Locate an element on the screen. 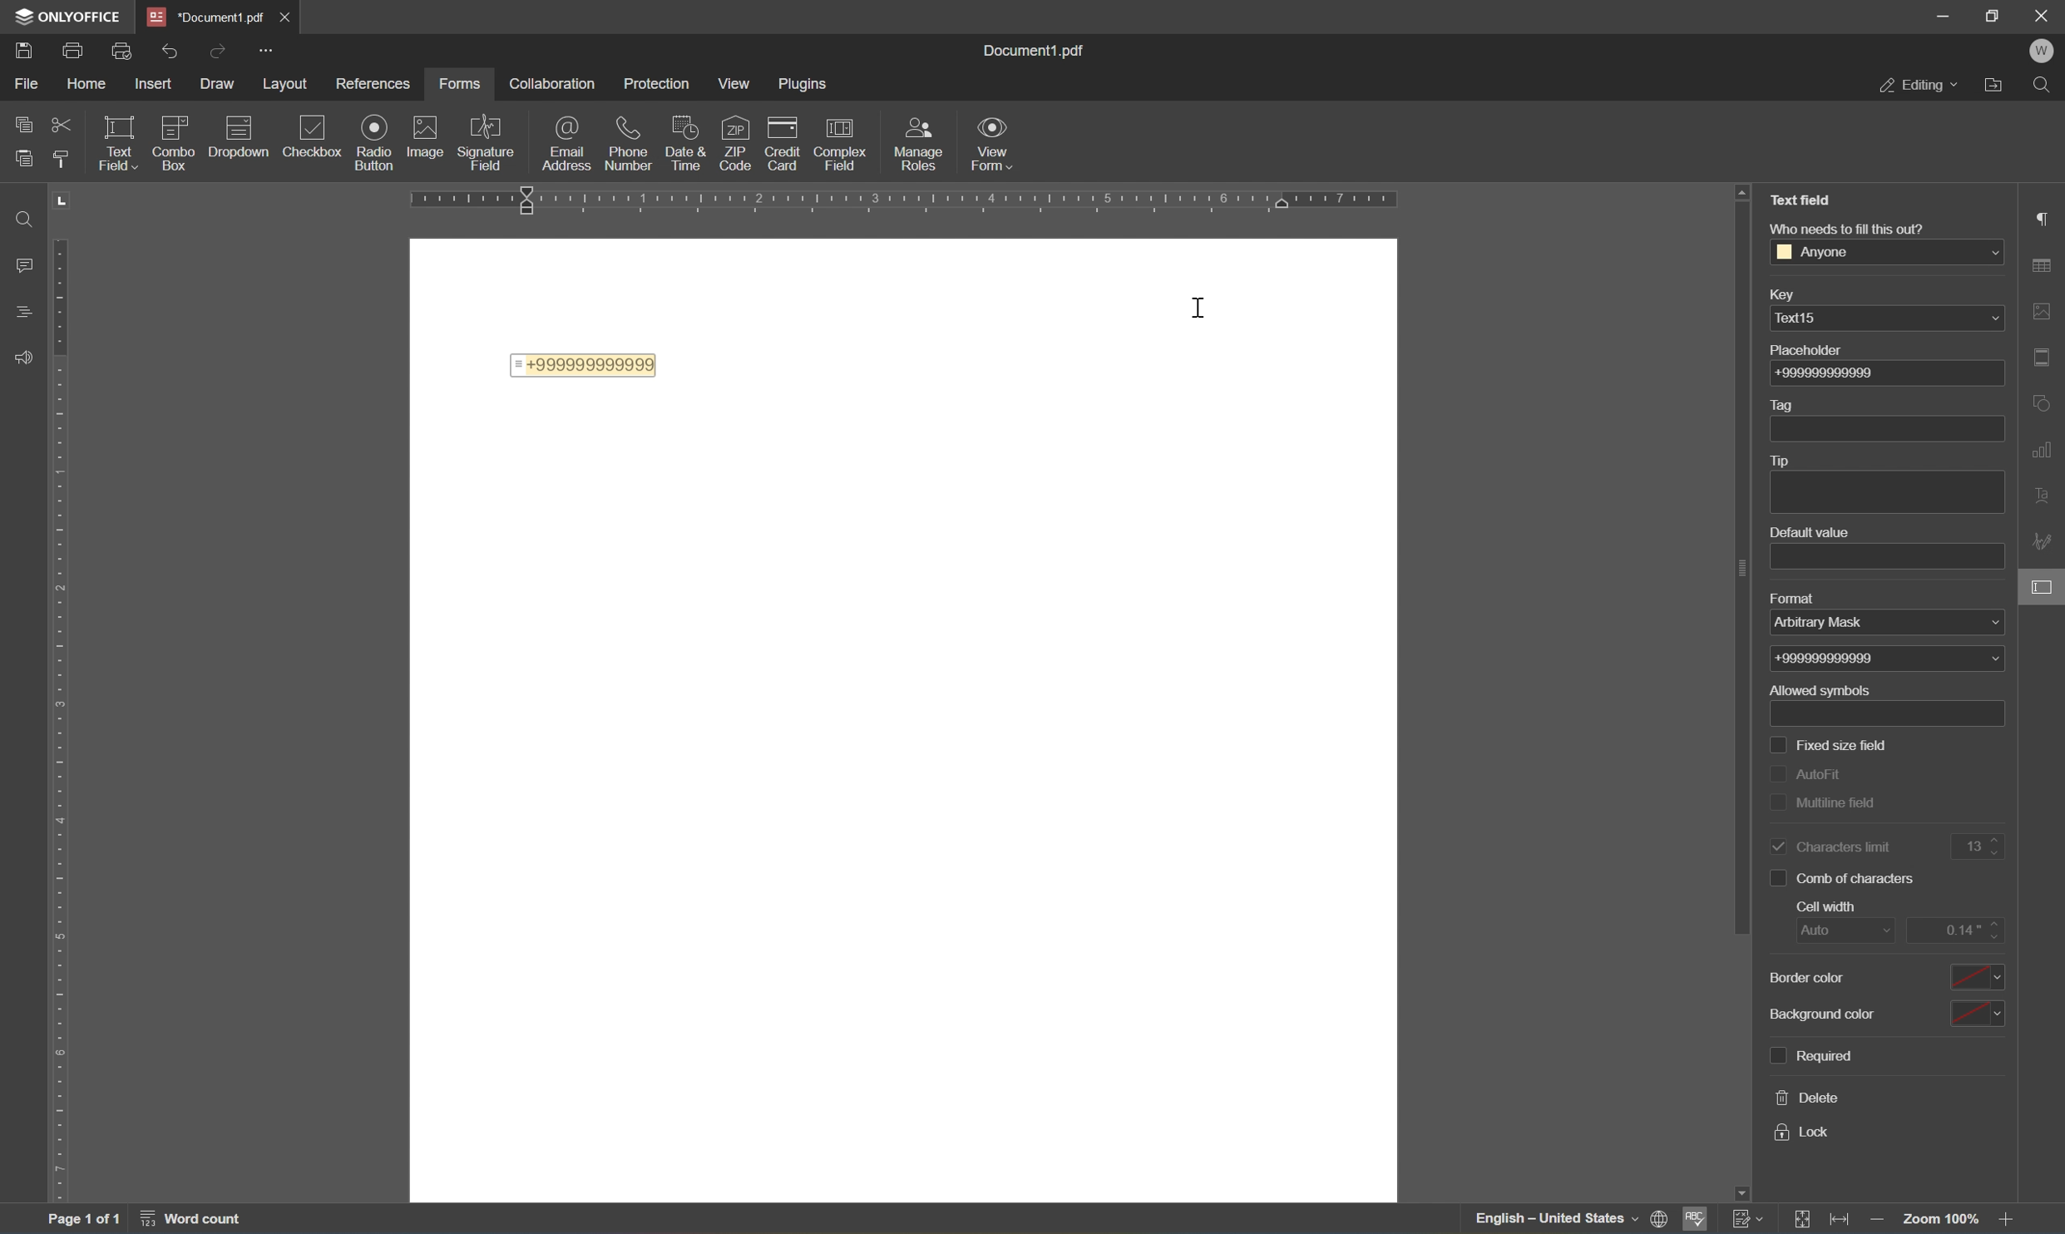 This screenshot has width=2065, height=1234. find is located at coordinates (16, 220).